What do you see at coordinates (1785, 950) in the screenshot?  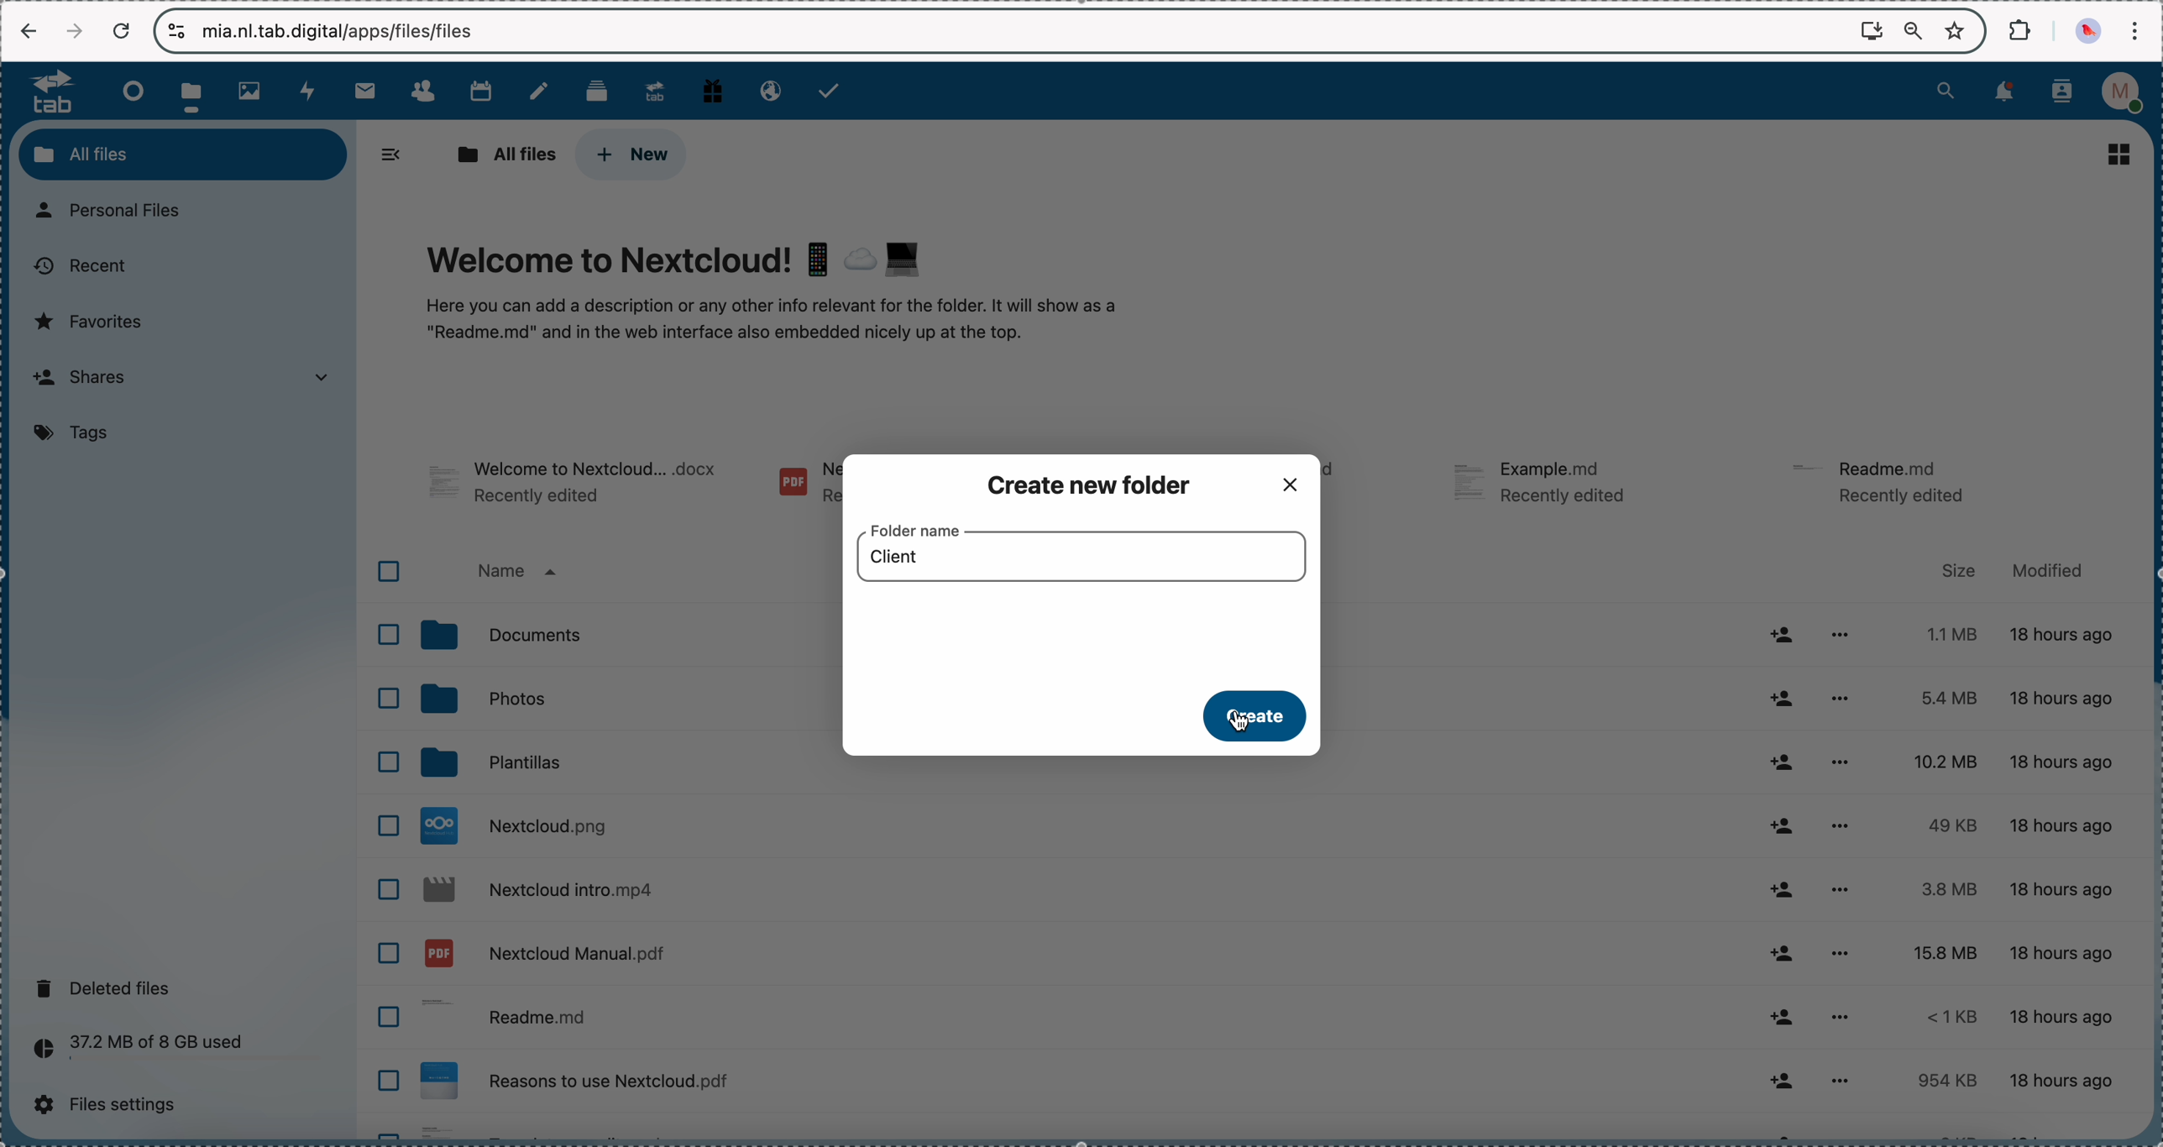 I see `share` at bounding box center [1785, 950].